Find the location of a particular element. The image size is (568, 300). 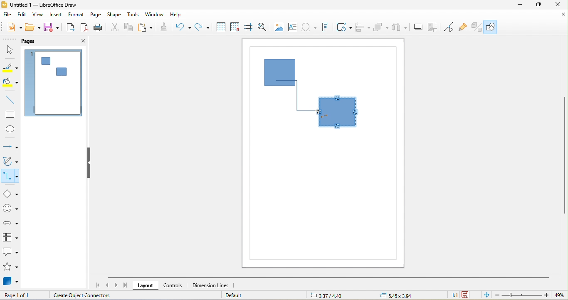

close is located at coordinates (562, 14).